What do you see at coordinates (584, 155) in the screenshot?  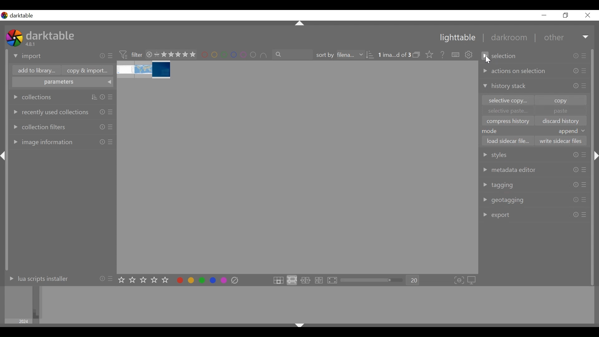 I see `presets` at bounding box center [584, 155].